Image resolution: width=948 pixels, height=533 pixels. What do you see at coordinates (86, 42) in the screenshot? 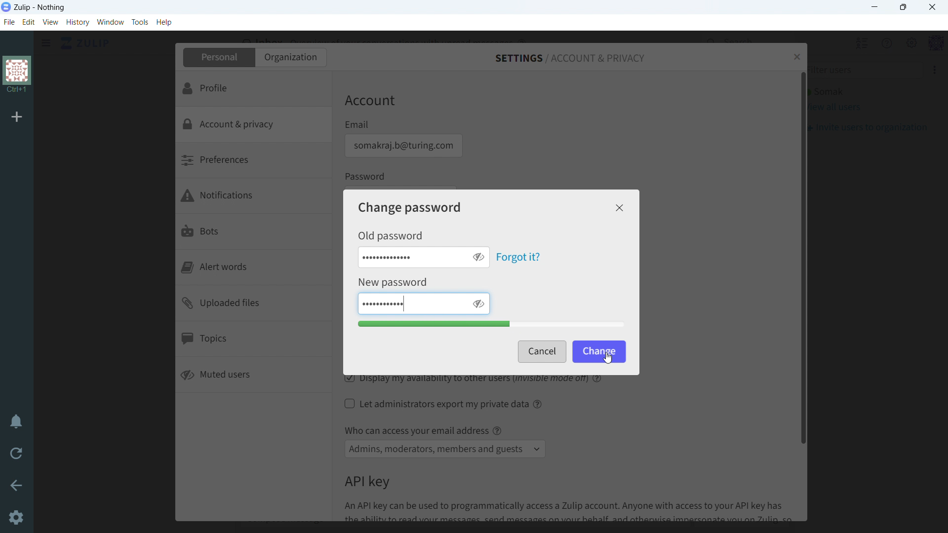
I see `click to go home view (inbox)` at bounding box center [86, 42].